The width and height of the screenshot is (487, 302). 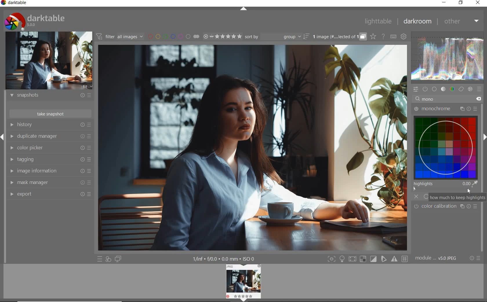 I want to click on selected image, so click(x=253, y=148).